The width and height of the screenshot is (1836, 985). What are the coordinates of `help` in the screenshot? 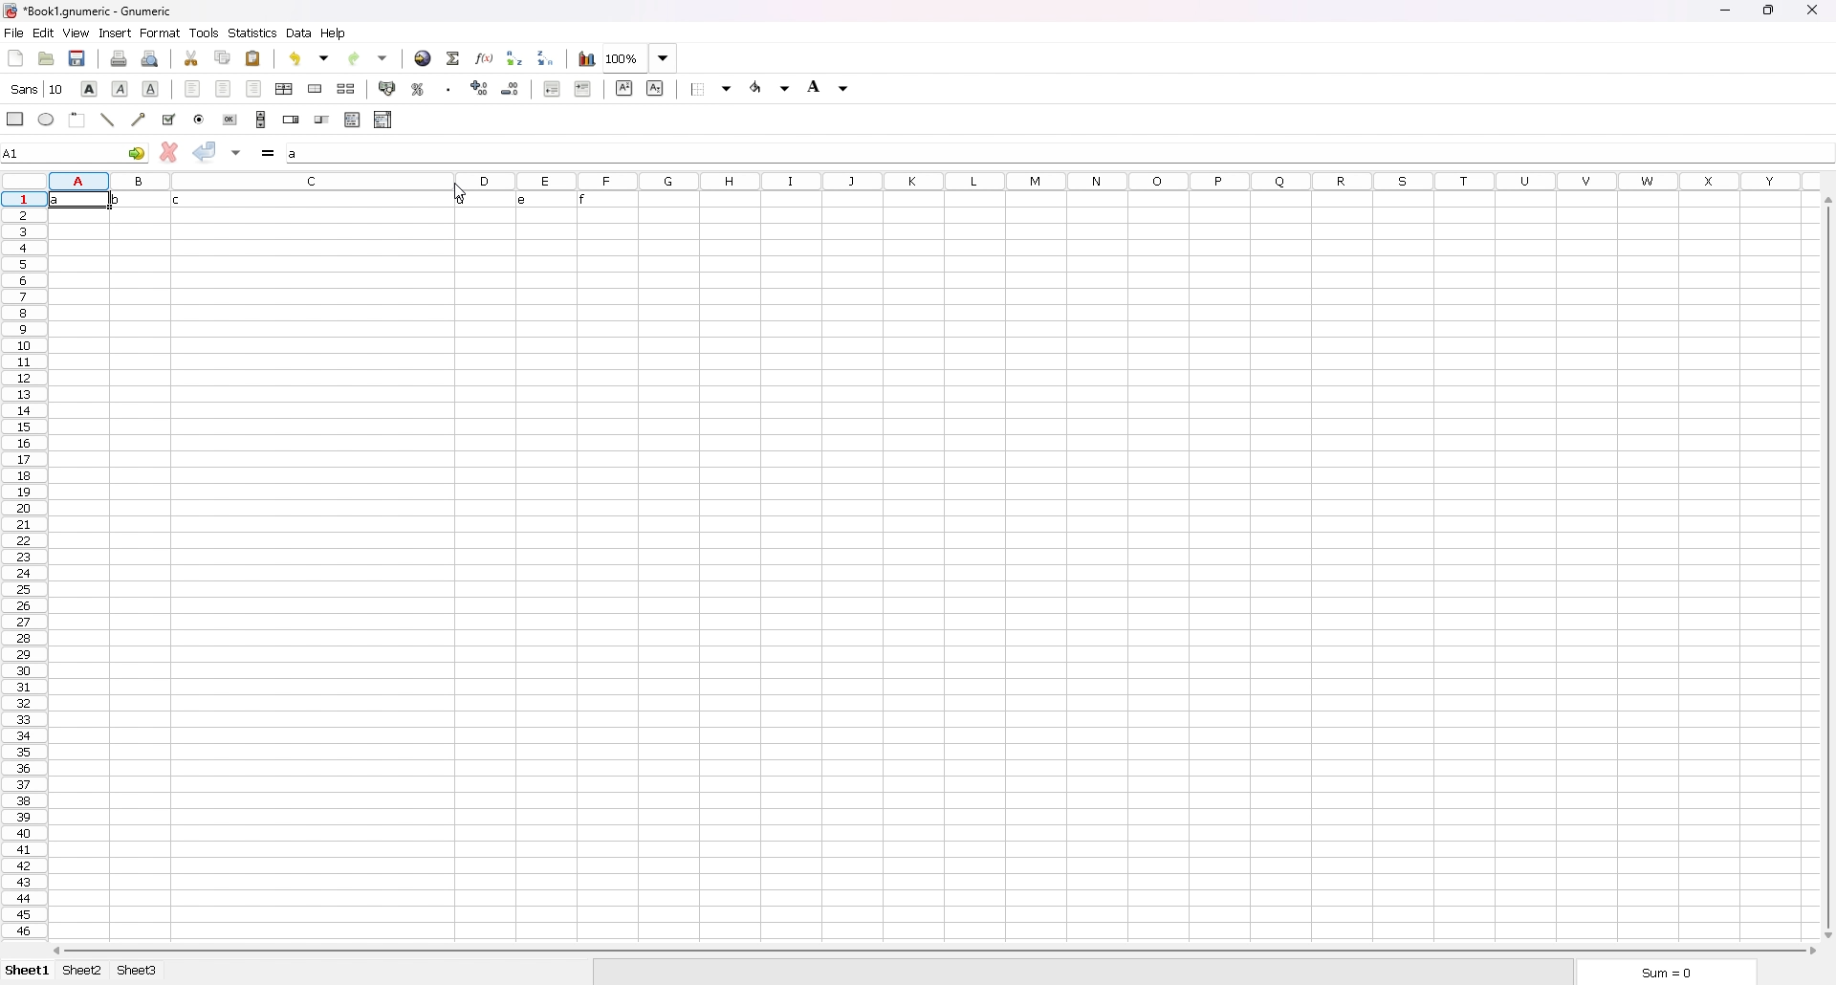 It's located at (336, 33).